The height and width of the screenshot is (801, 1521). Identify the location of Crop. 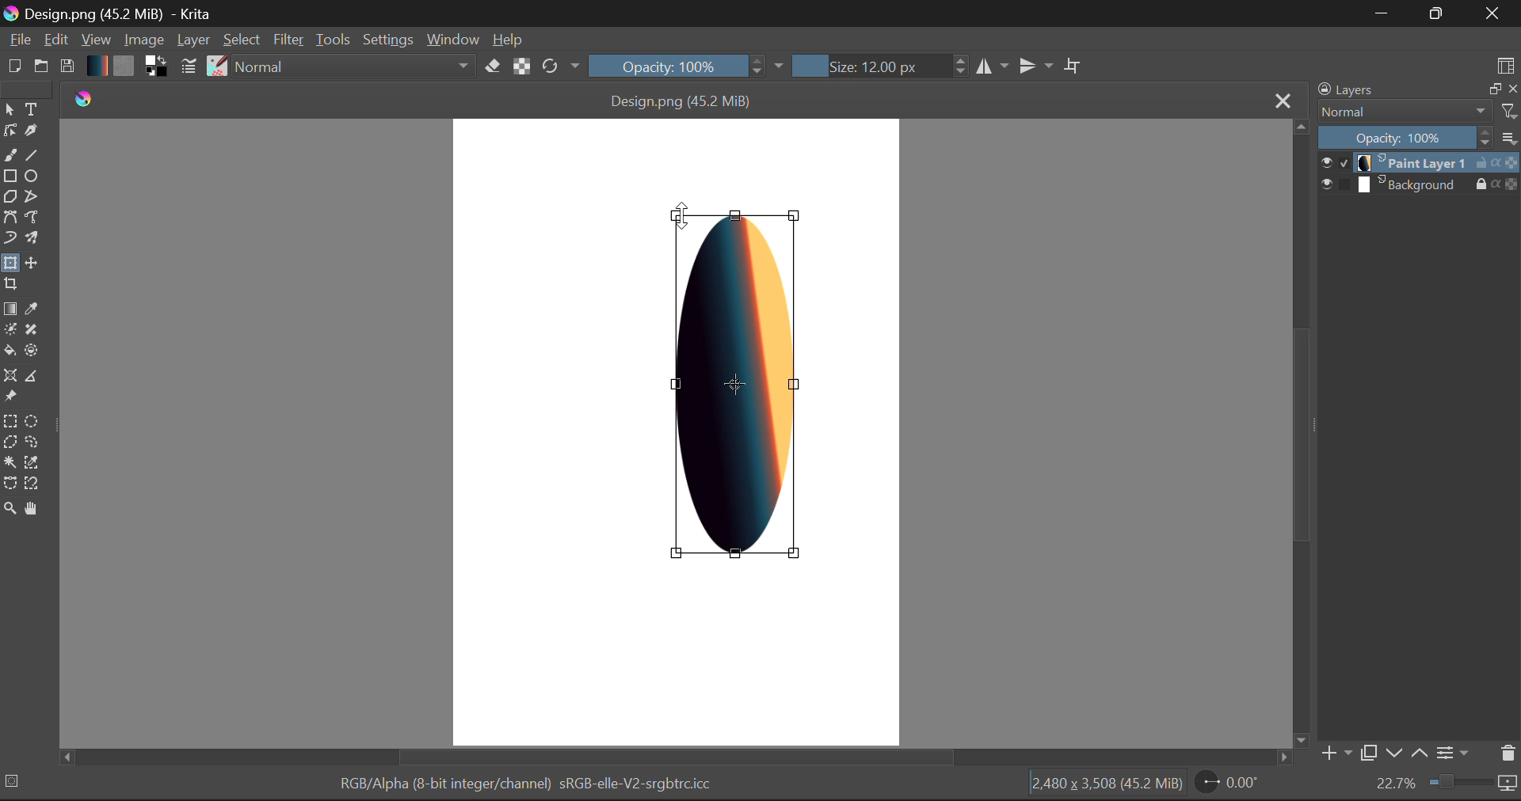
(10, 287).